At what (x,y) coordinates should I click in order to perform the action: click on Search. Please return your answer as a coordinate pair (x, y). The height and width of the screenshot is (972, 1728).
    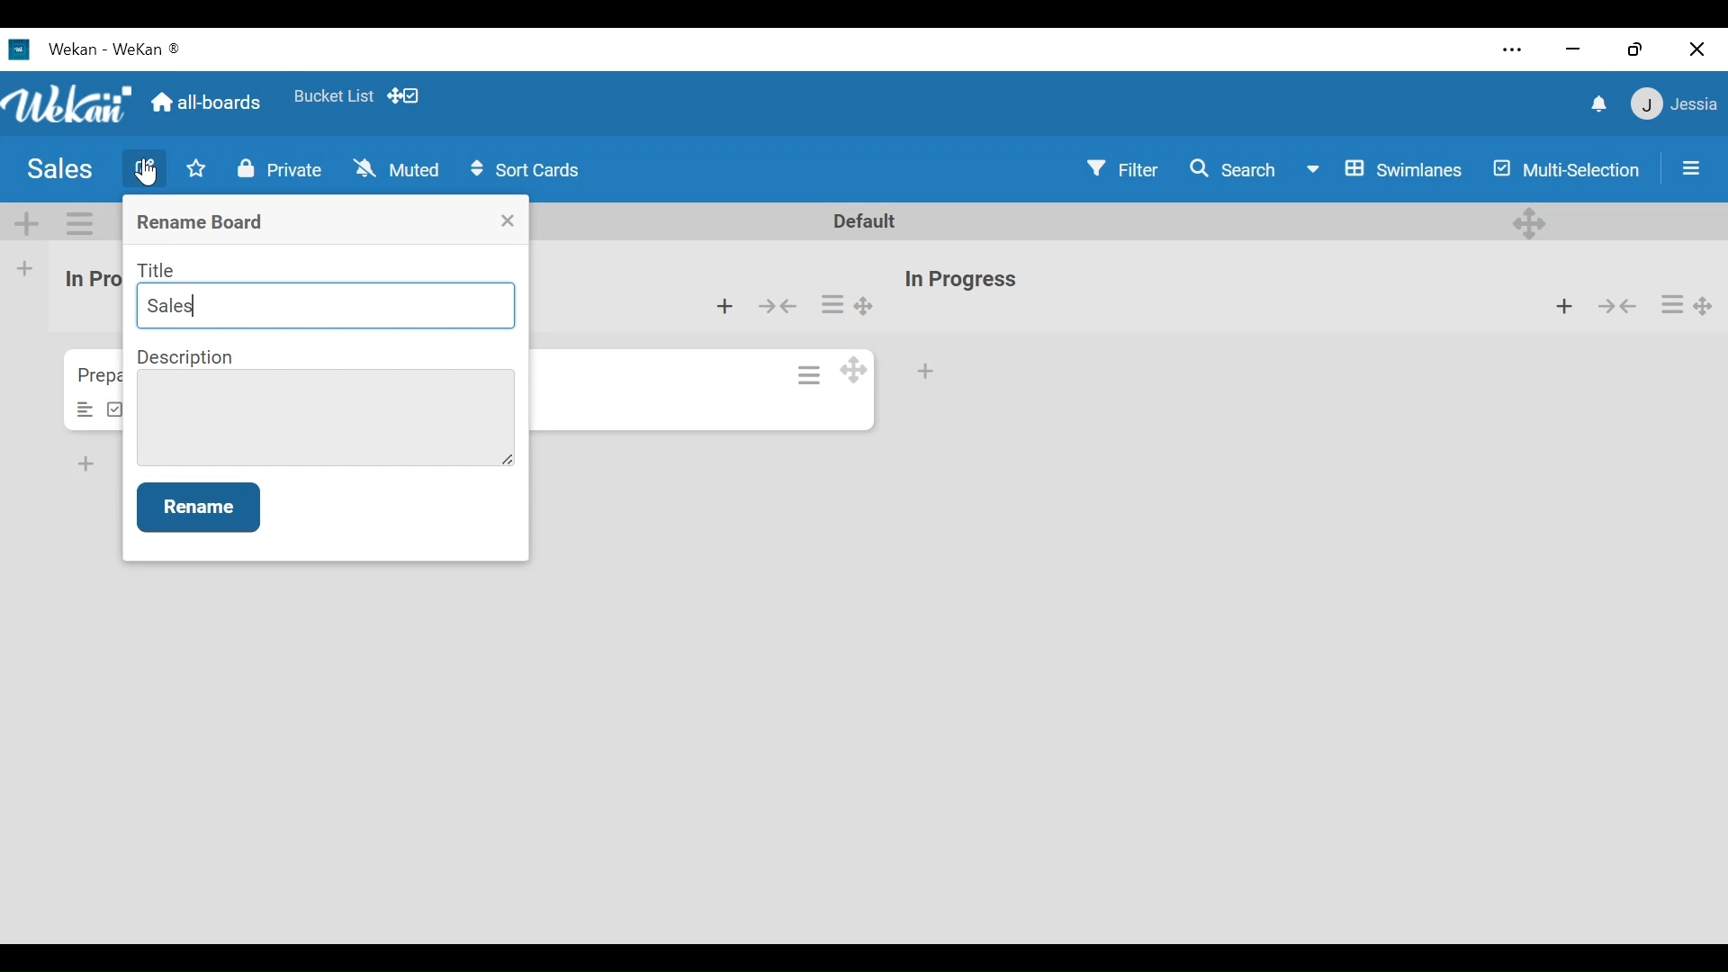
    Looking at the image, I should click on (1236, 169).